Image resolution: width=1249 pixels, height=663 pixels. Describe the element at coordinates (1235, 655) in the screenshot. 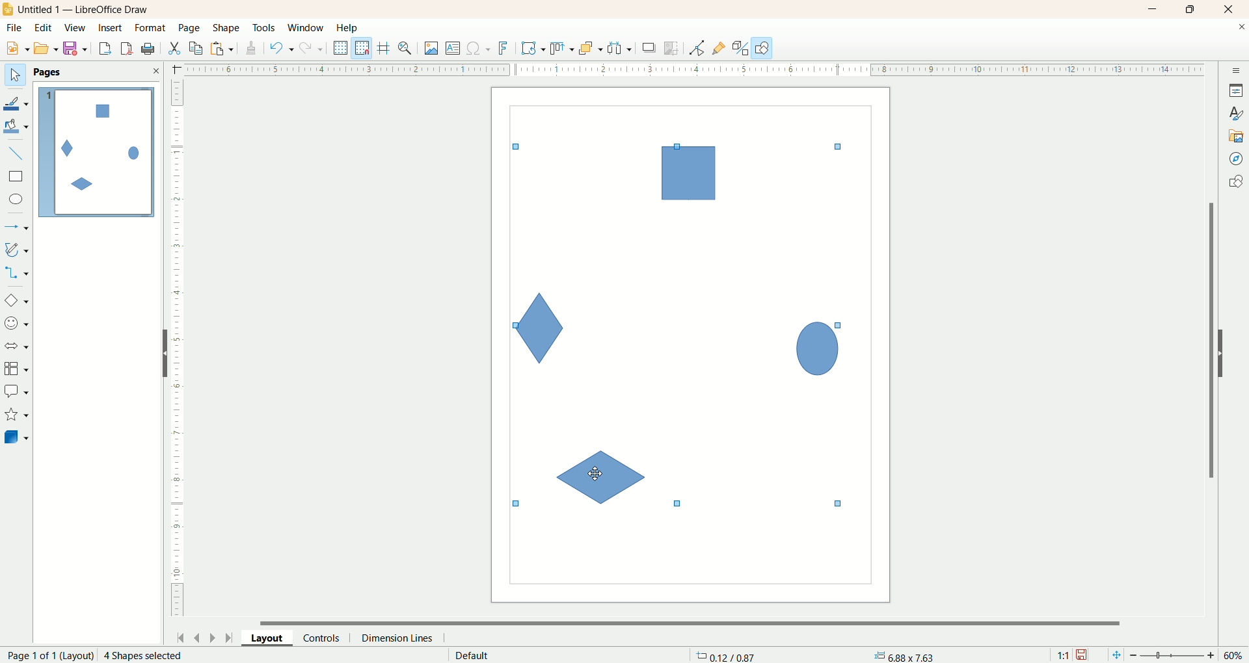

I see `zoom percent` at that location.